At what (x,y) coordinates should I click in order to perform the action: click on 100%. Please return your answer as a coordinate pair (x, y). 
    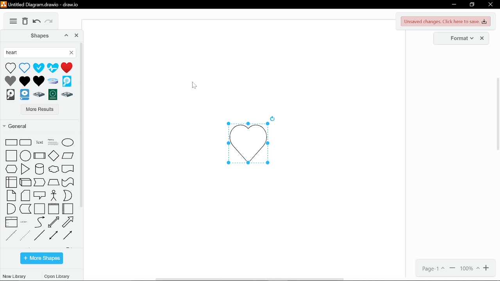
    Looking at the image, I should click on (470, 269).